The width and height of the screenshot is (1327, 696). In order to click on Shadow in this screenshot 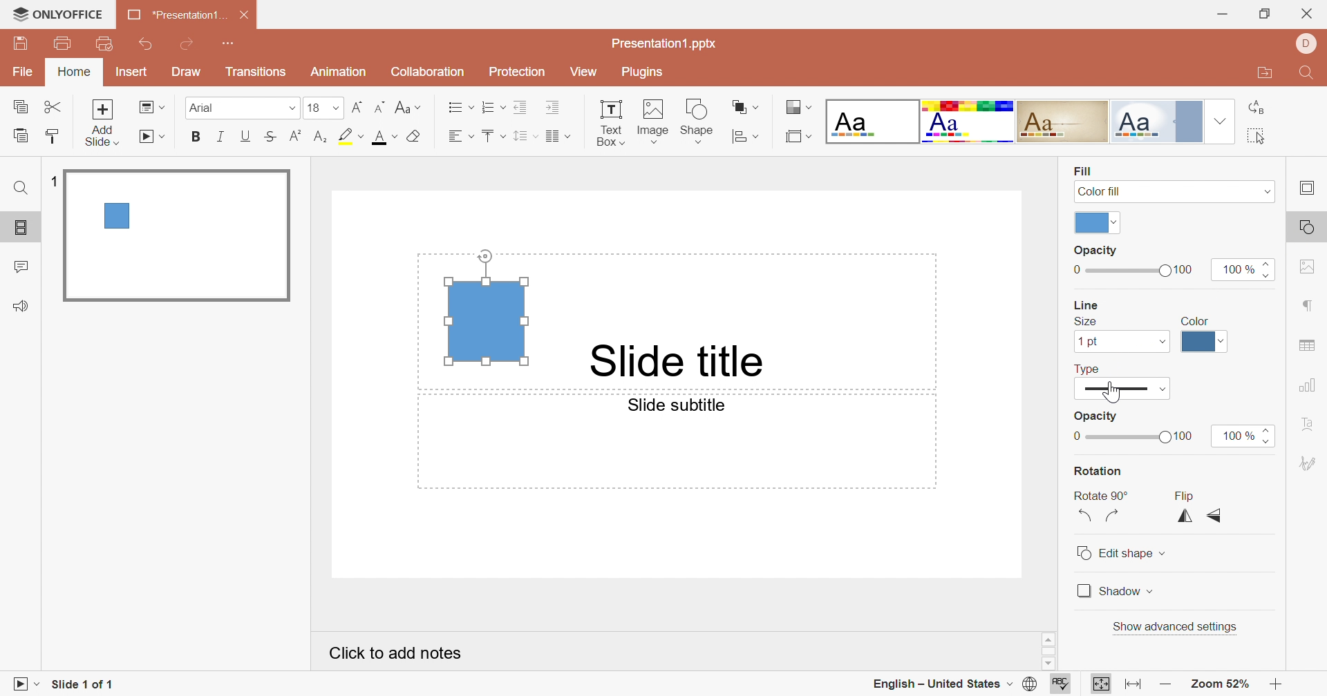, I will do `click(1108, 593)`.